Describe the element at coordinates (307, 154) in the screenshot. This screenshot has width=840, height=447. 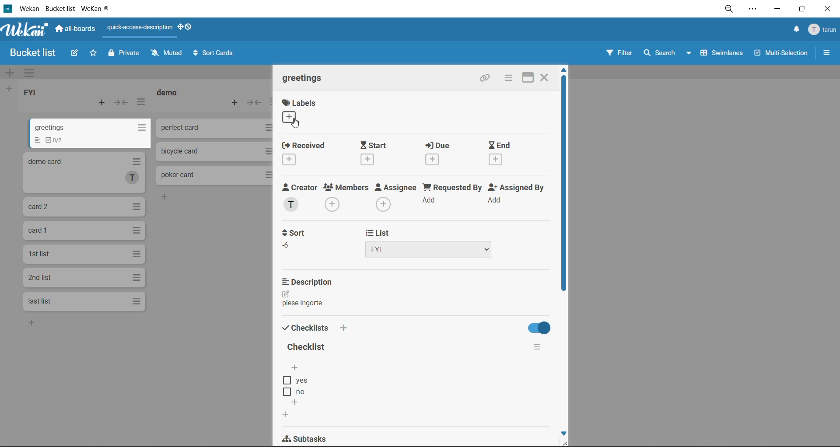
I see `received` at that location.